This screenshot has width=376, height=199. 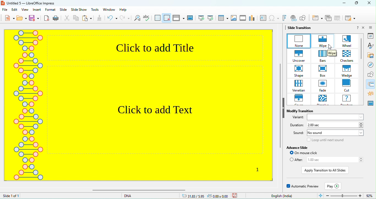 I want to click on on mouse click, so click(x=310, y=153).